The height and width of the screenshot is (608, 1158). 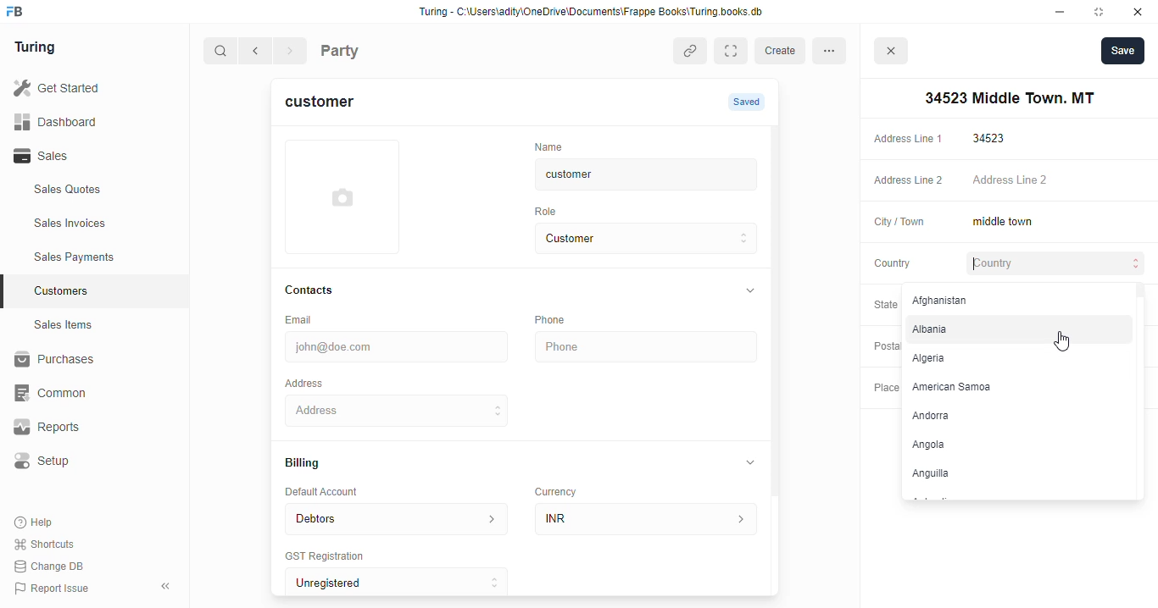 I want to click on Country, so click(x=891, y=263).